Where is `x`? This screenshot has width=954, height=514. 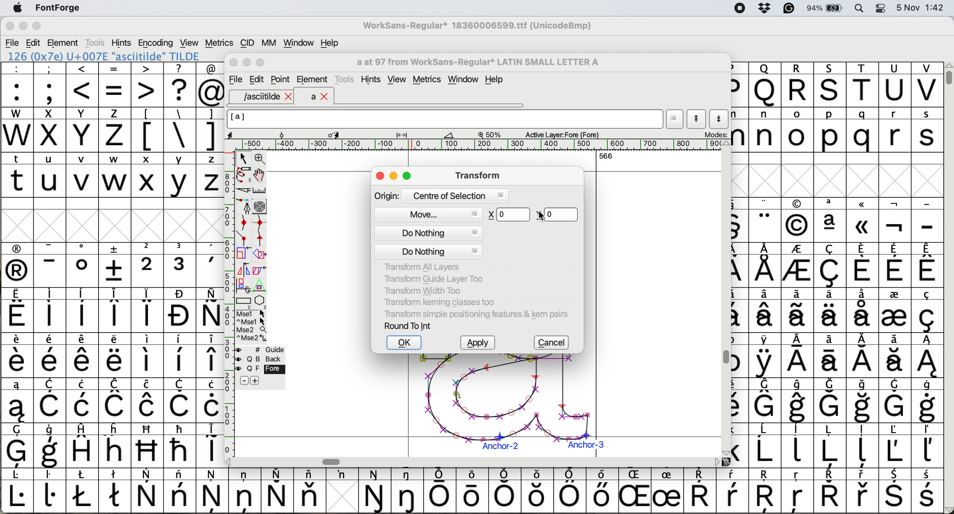 x is located at coordinates (147, 175).